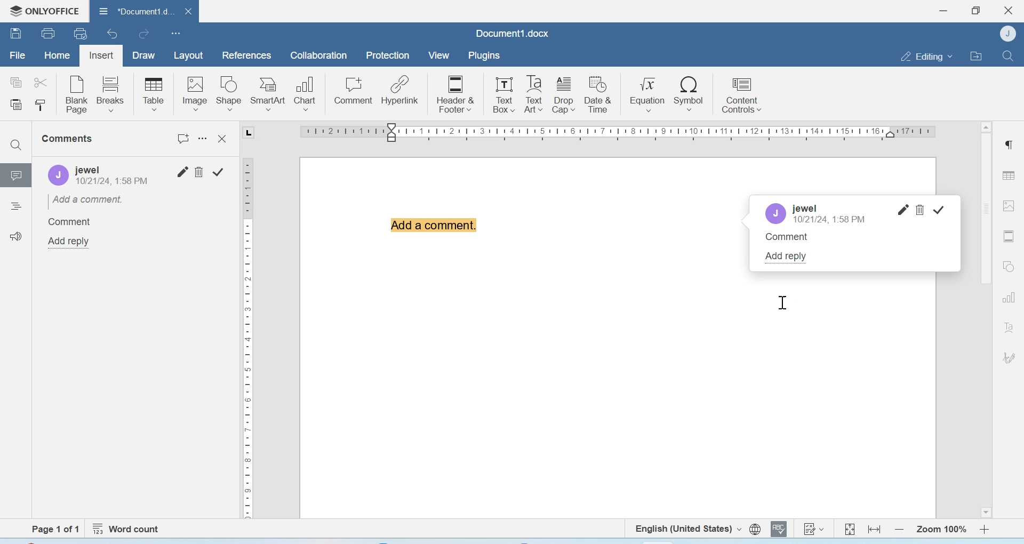 This screenshot has height=544, width=1024. I want to click on Draw, so click(144, 56).